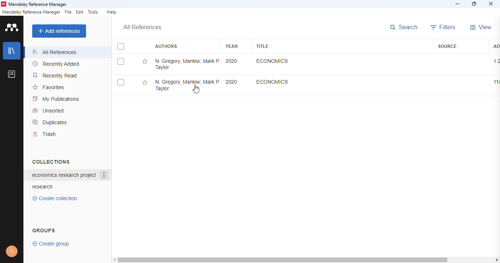 This screenshot has width=500, height=263. What do you see at coordinates (196, 89) in the screenshot?
I see `cursor` at bounding box center [196, 89].